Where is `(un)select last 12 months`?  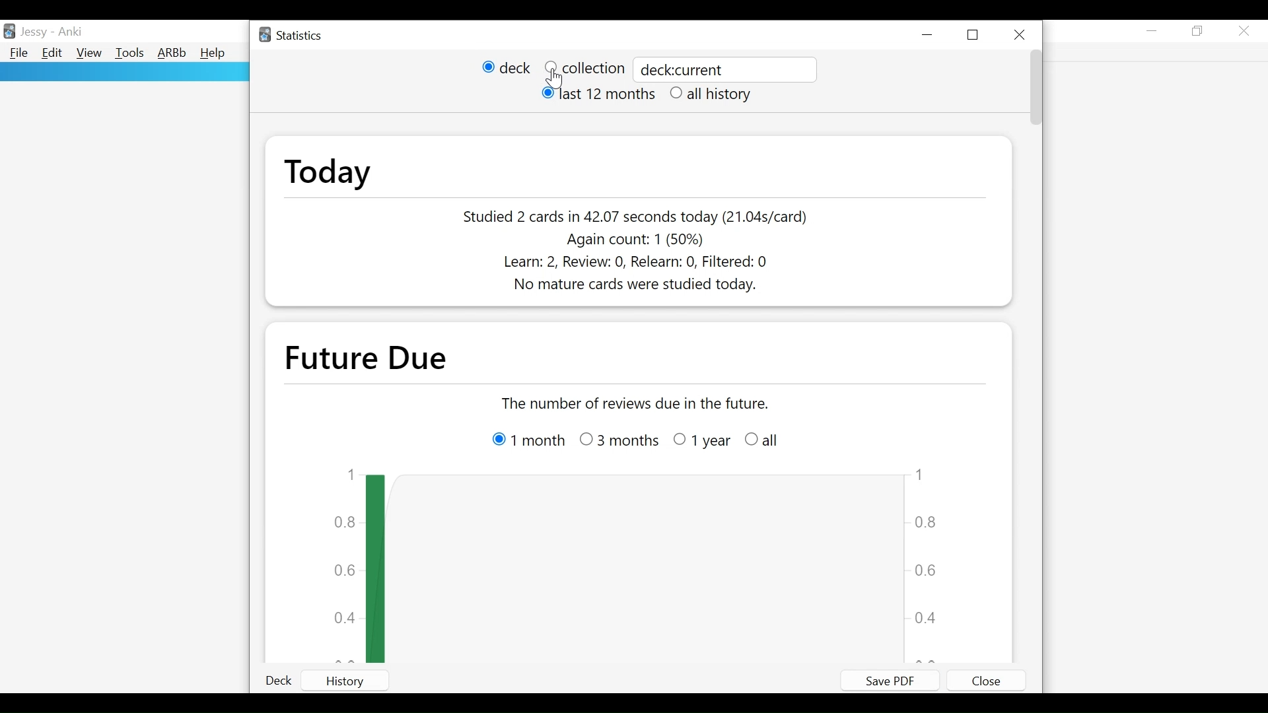
(un)select last 12 months is located at coordinates (596, 95).